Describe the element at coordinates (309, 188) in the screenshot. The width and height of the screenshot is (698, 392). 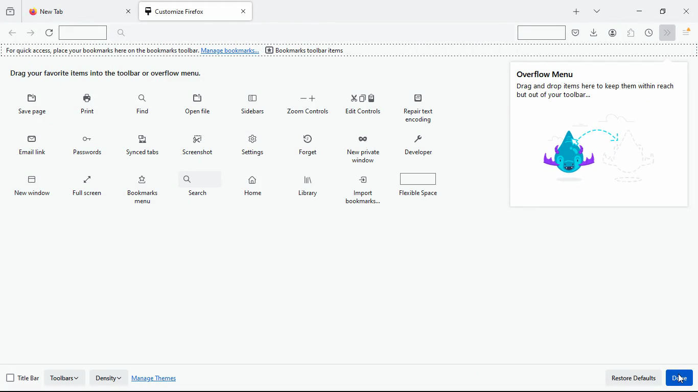
I see `home` at that location.